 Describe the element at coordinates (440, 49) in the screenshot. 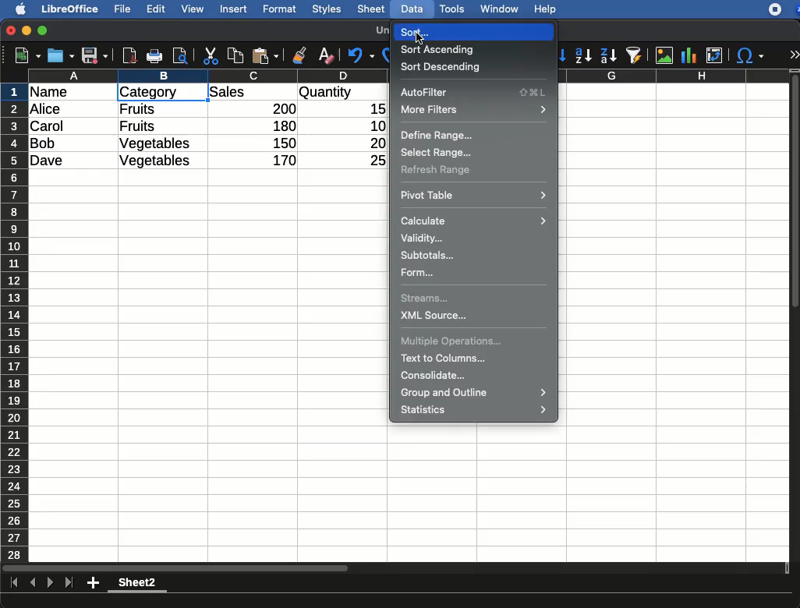

I see `sort ascending` at that location.